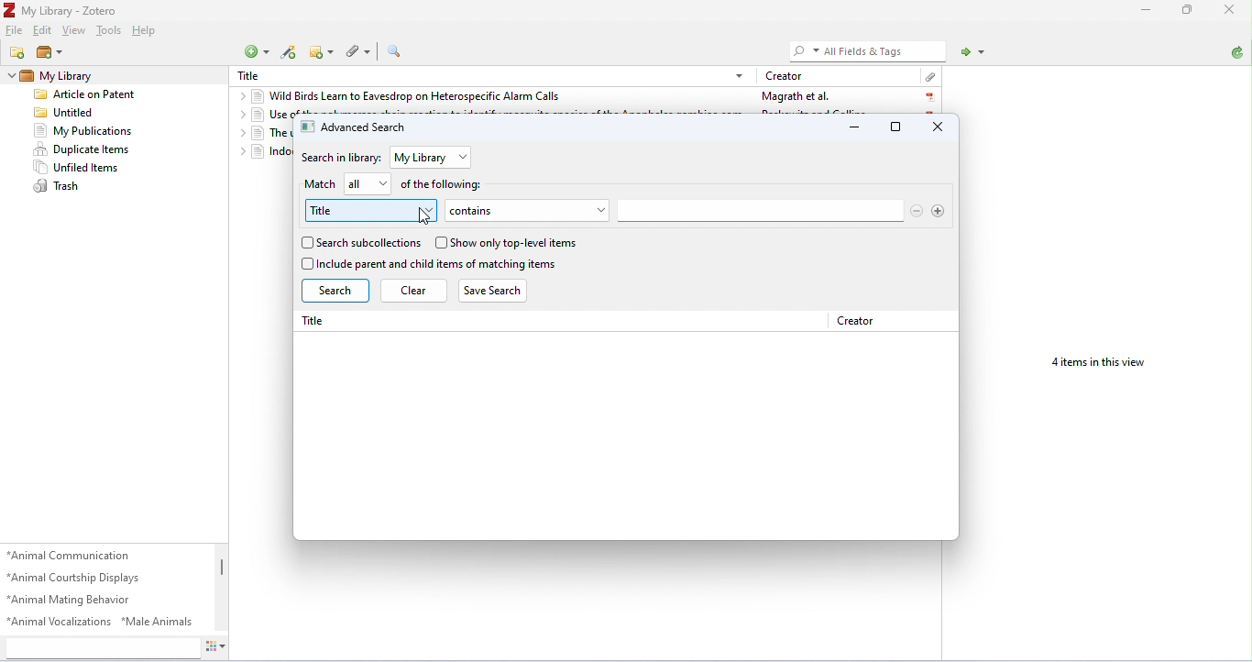 The height and width of the screenshot is (662, 1252). I want to click on drop-down, so click(741, 76).